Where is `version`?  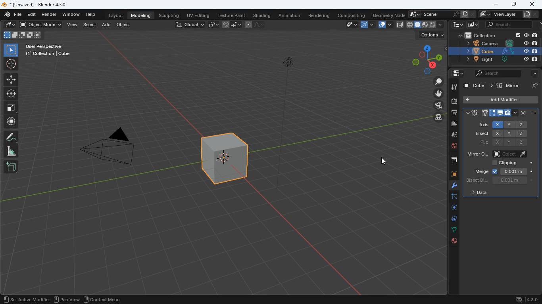 version is located at coordinates (528, 299).